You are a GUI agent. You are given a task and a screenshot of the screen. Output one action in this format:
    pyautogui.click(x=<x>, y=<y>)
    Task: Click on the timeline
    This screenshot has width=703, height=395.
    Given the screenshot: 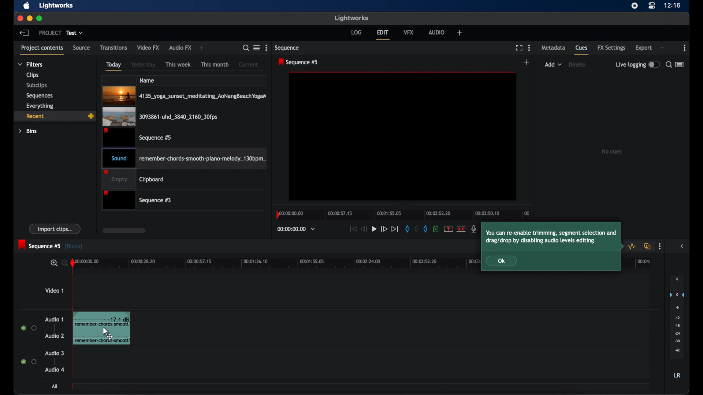 What is the action you would take?
    pyautogui.click(x=404, y=214)
    